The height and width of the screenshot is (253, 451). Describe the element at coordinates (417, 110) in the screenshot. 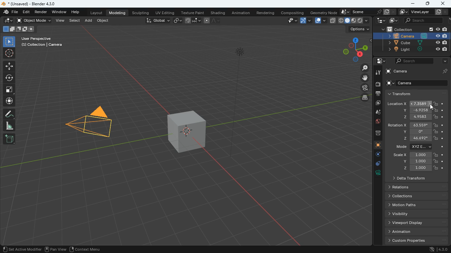

I see `y` at that location.